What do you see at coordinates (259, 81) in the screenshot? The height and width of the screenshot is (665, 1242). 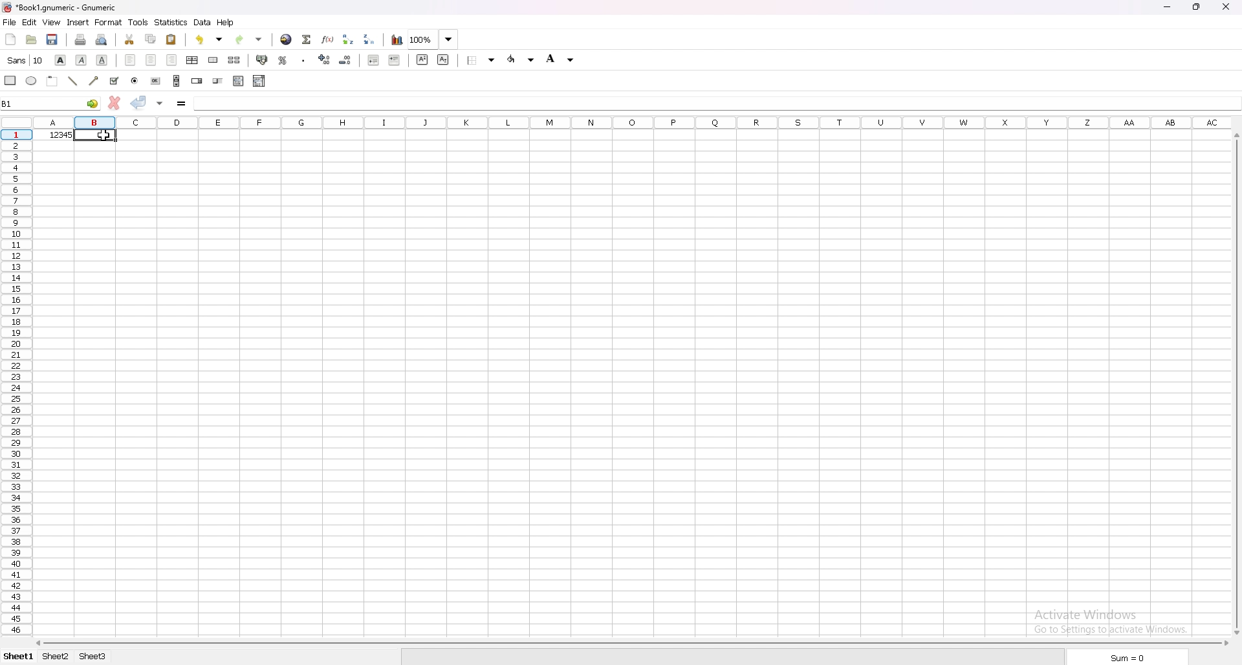 I see `combo box` at bounding box center [259, 81].